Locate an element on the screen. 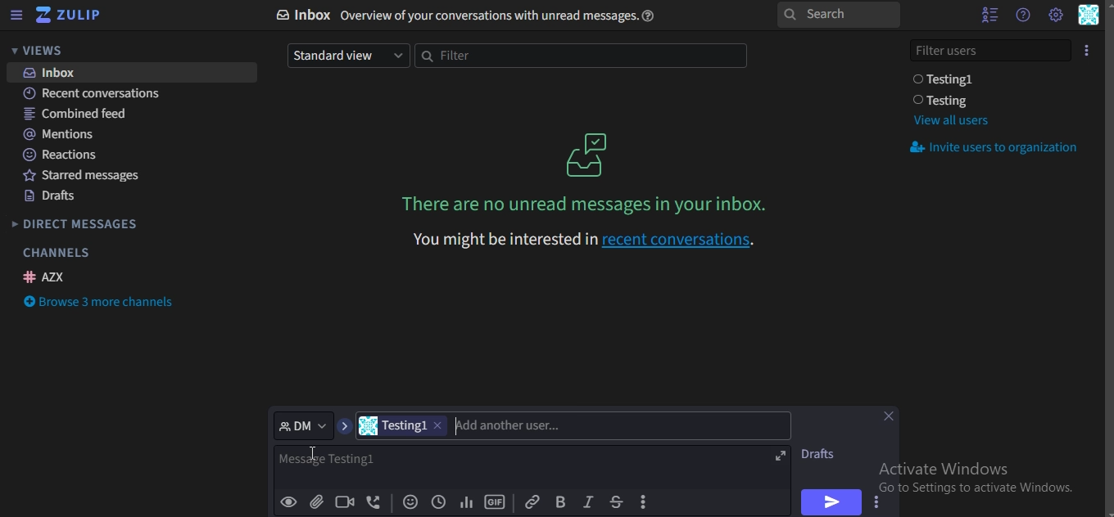 This screenshot has height=517, width=1114. main menu is located at coordinates (1055, 15).